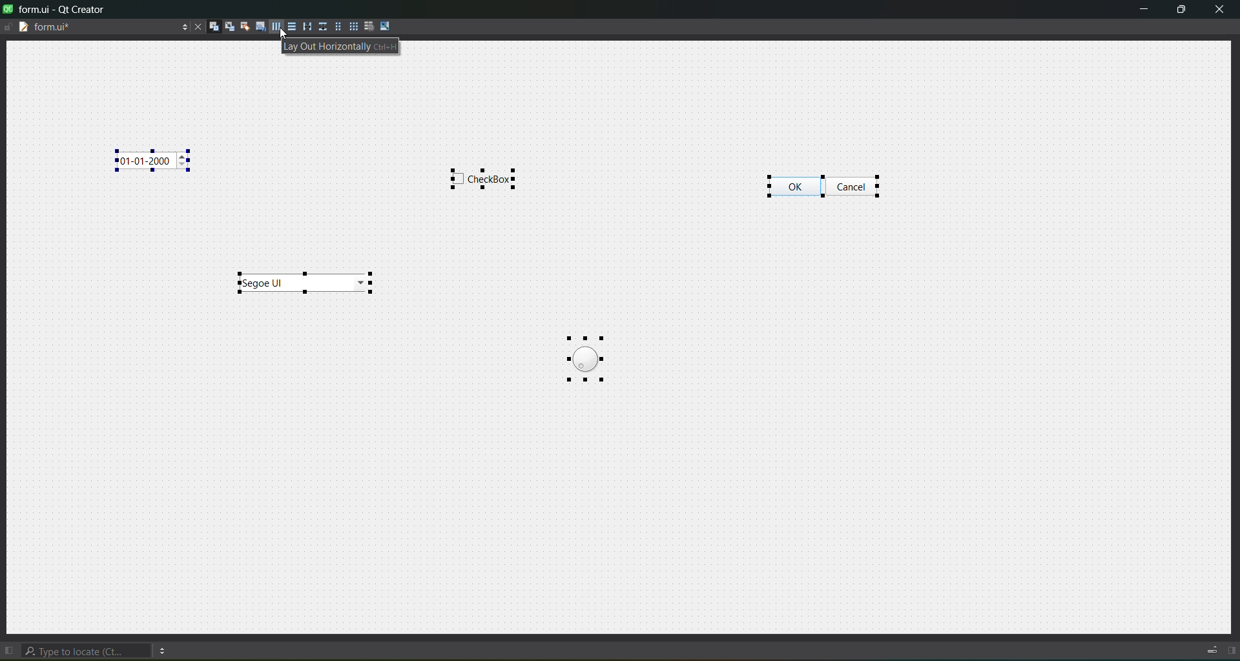 The height and width of the screenshot is (661, 1240). Describe the element at coordinates (322, 27) in the screenshot. I see `vertical splitter` at that location.